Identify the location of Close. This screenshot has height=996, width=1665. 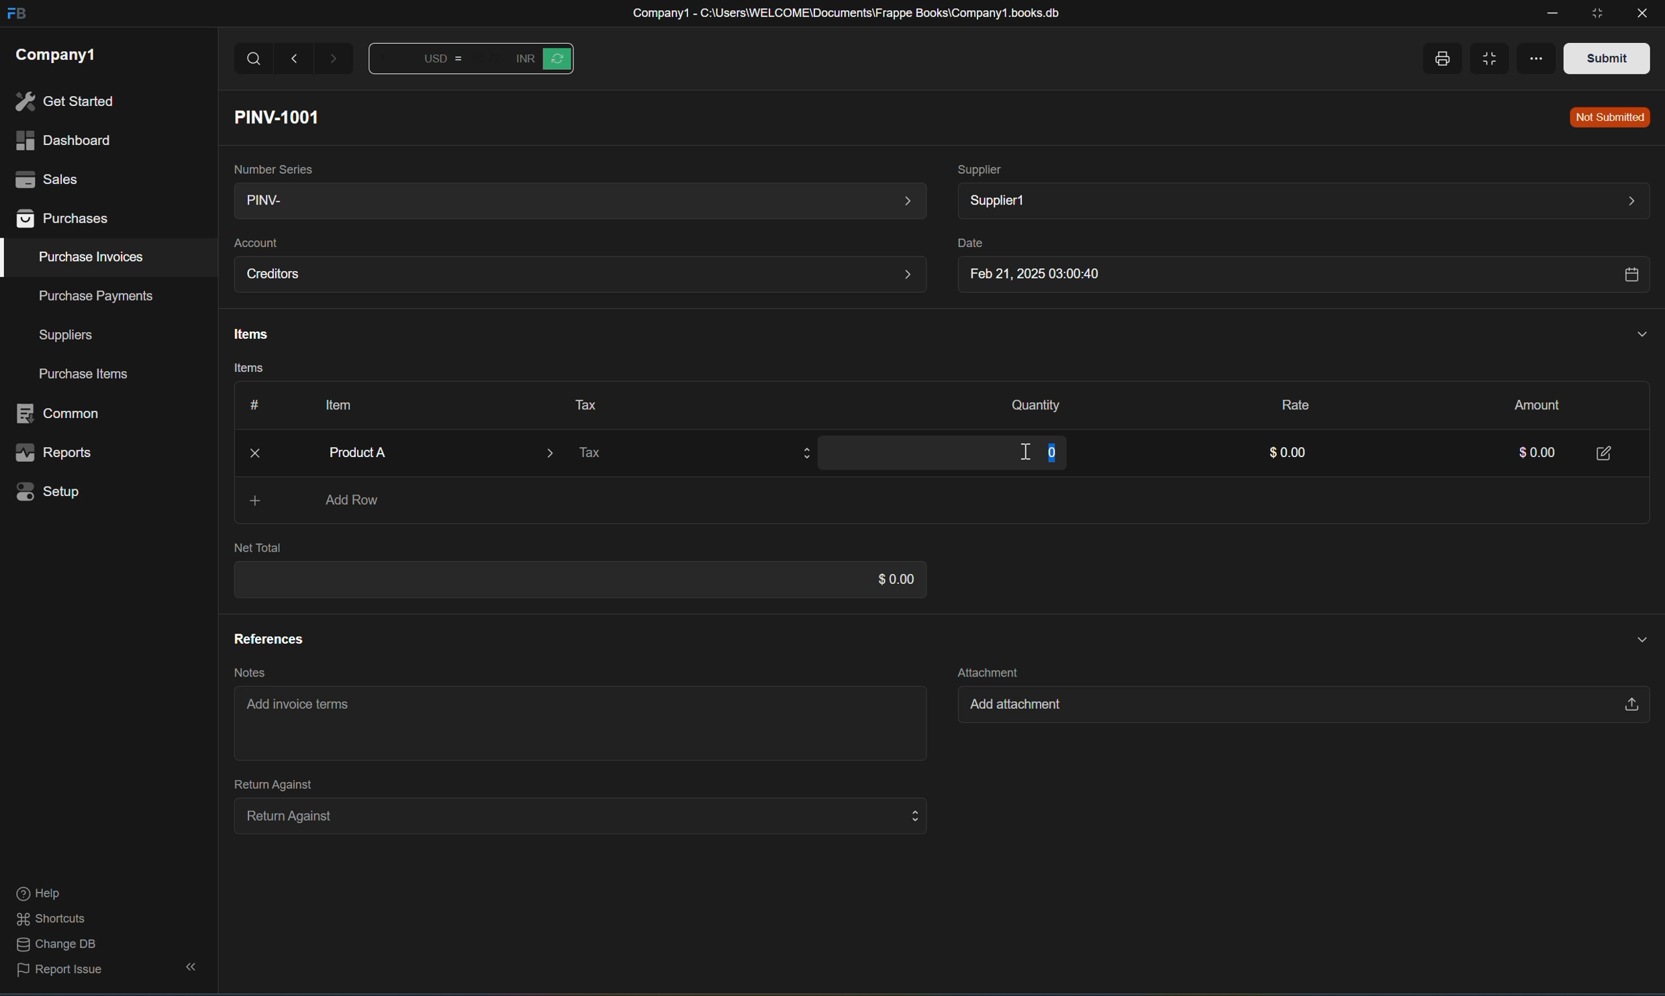
(258, 454).